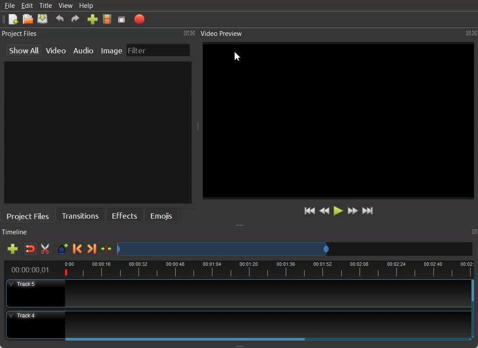  What do you see at coordinates (77, 249) in the screenshot?
I see `Previous Marker` at bounding box center [77, 249].